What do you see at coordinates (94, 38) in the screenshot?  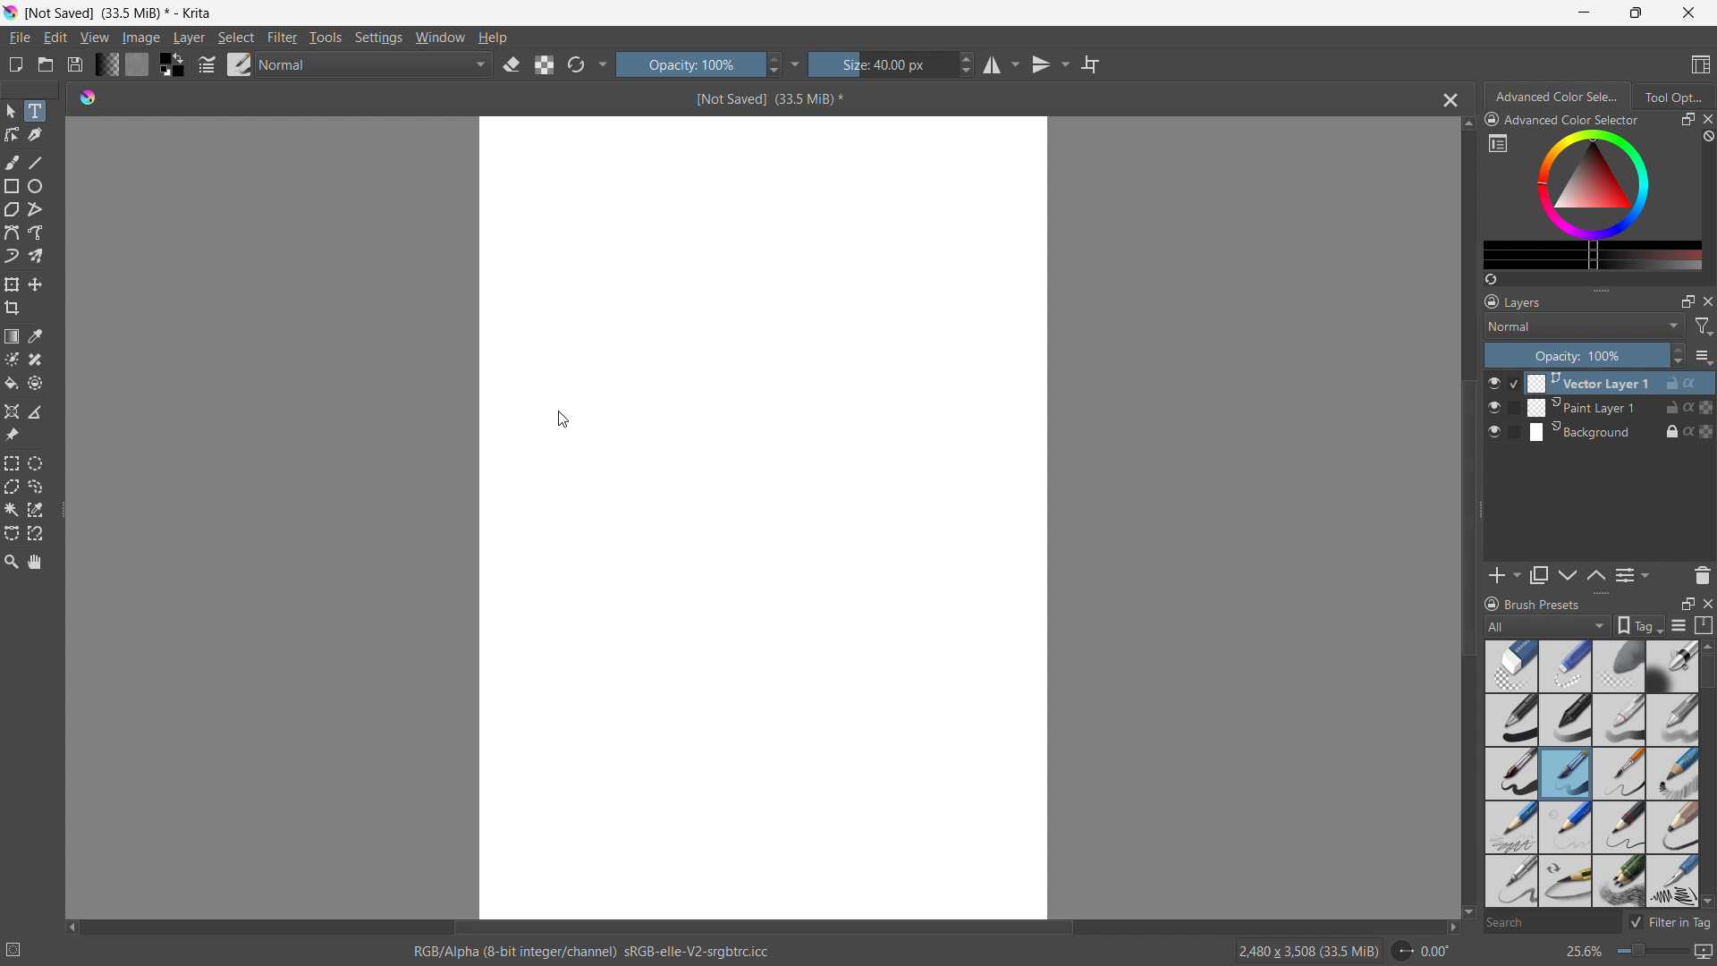 I see `view` at bounding box center [94, 38].